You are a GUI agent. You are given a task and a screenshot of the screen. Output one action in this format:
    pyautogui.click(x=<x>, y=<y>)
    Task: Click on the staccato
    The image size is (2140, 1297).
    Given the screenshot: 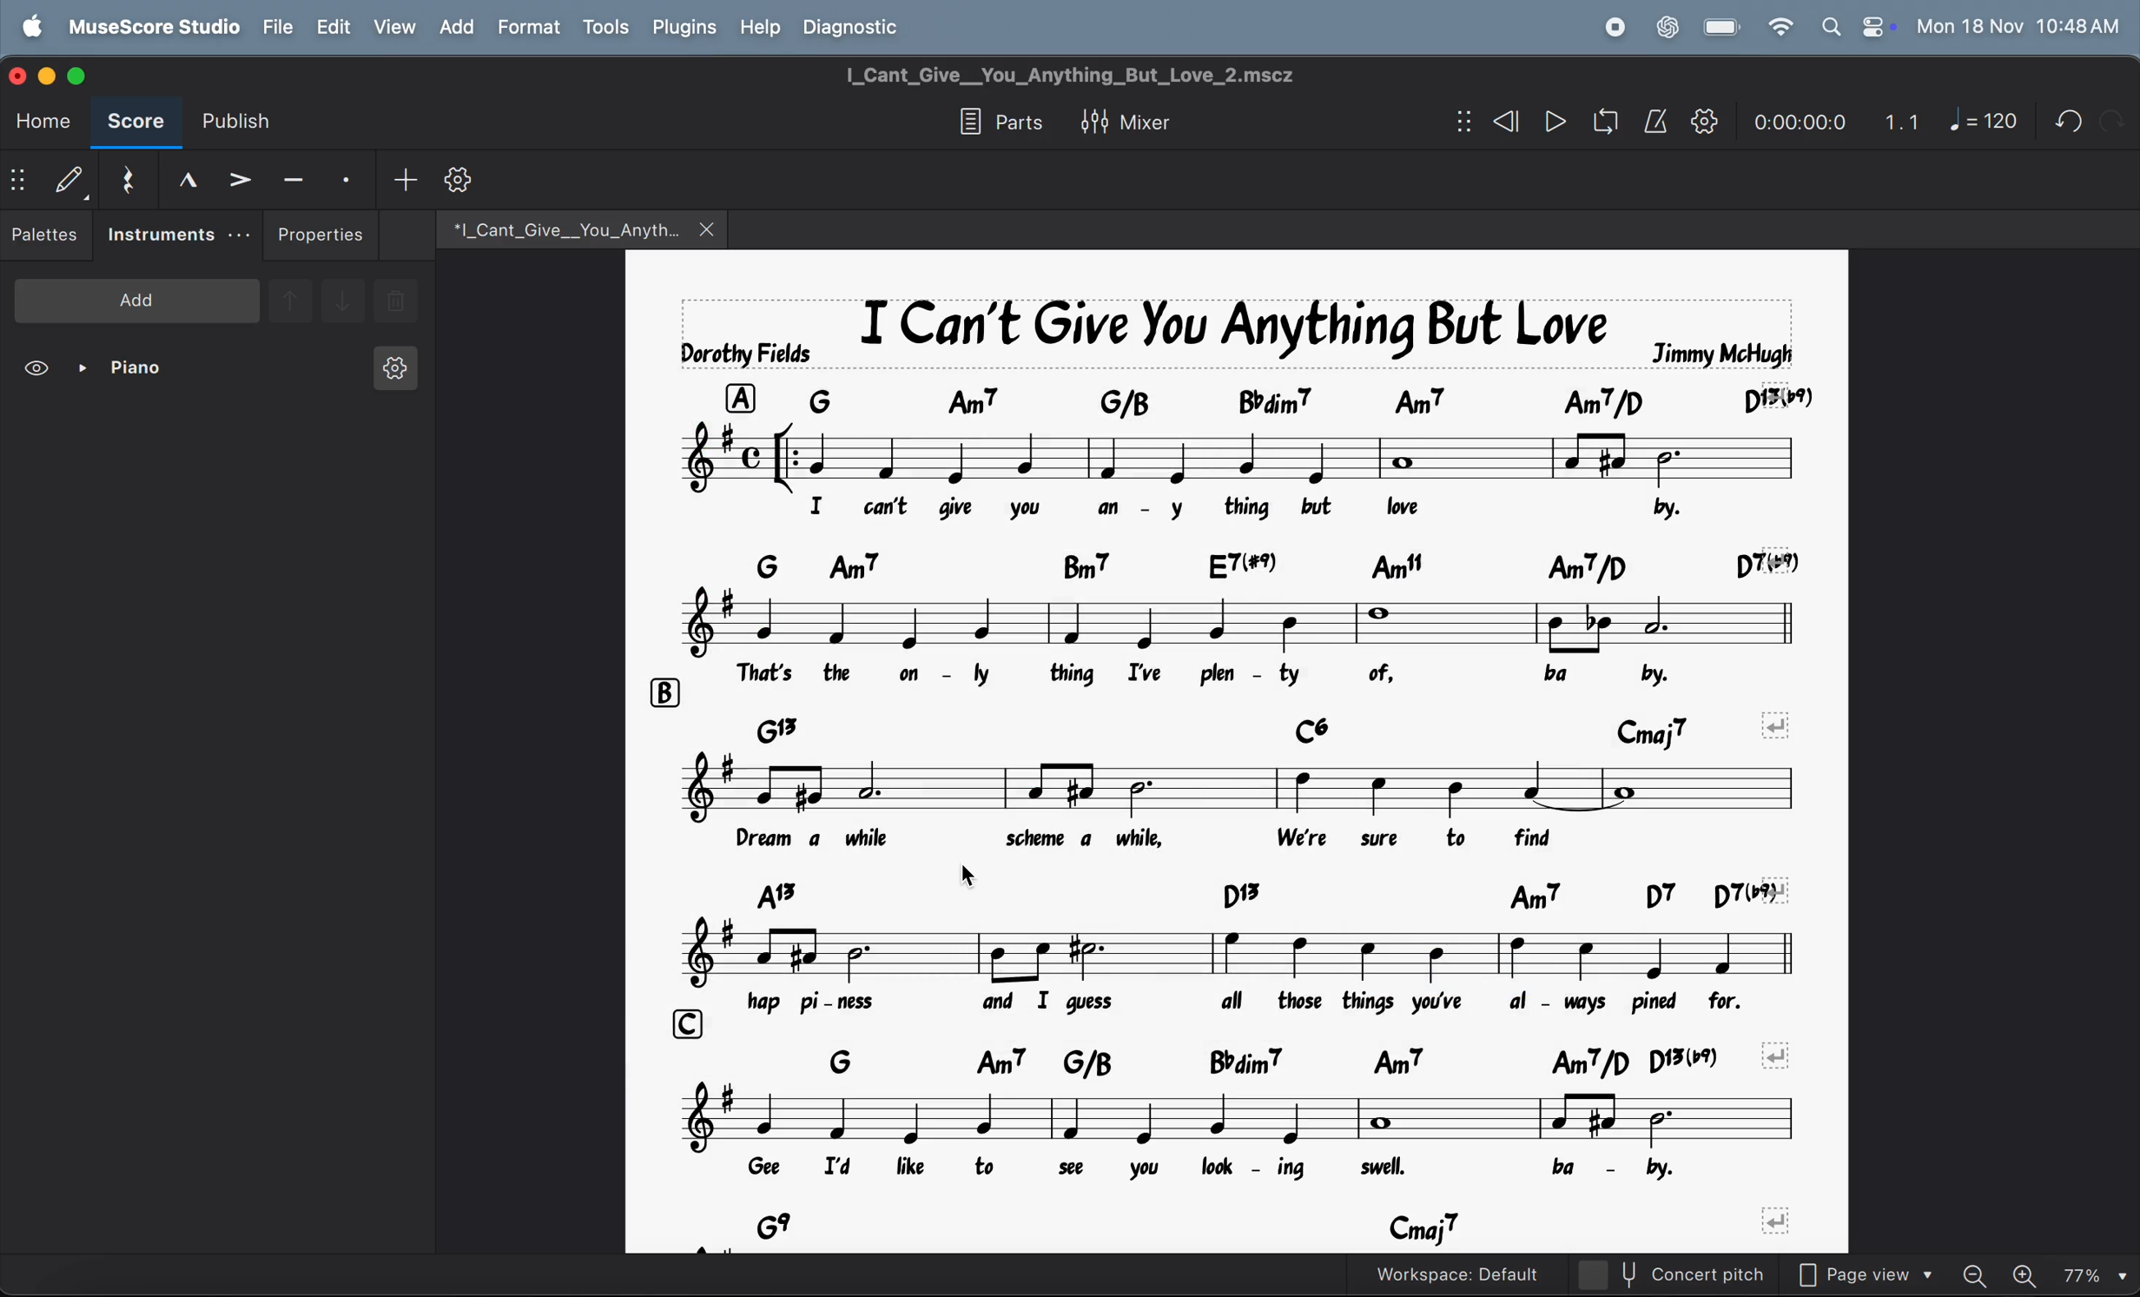 What is the action you would take?
    pyautogui.click(x=349, y=178)
    